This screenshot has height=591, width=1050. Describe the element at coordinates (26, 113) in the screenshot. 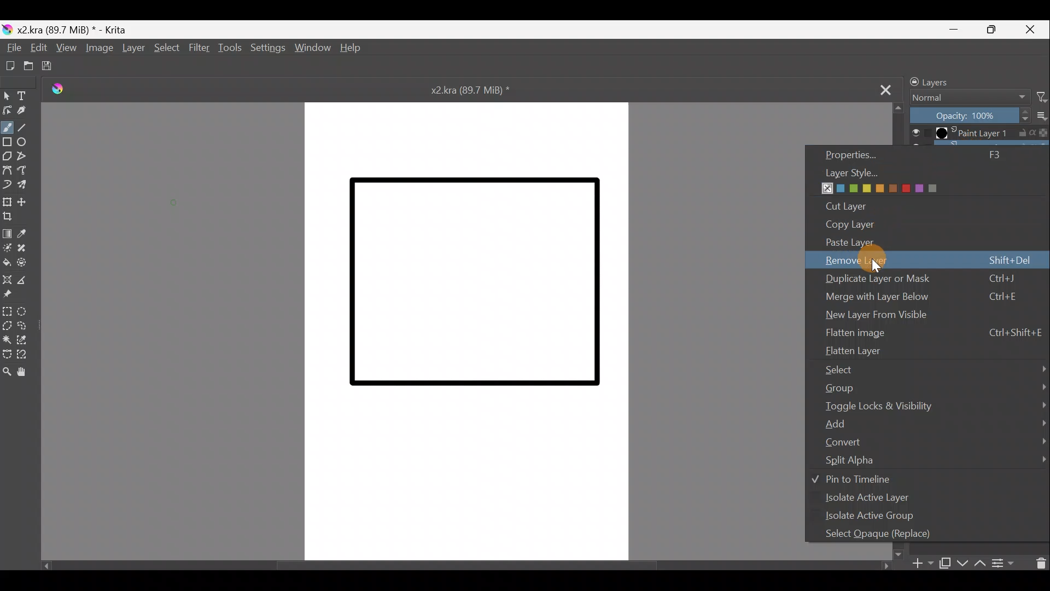

I see `Calligraphy` at that location.